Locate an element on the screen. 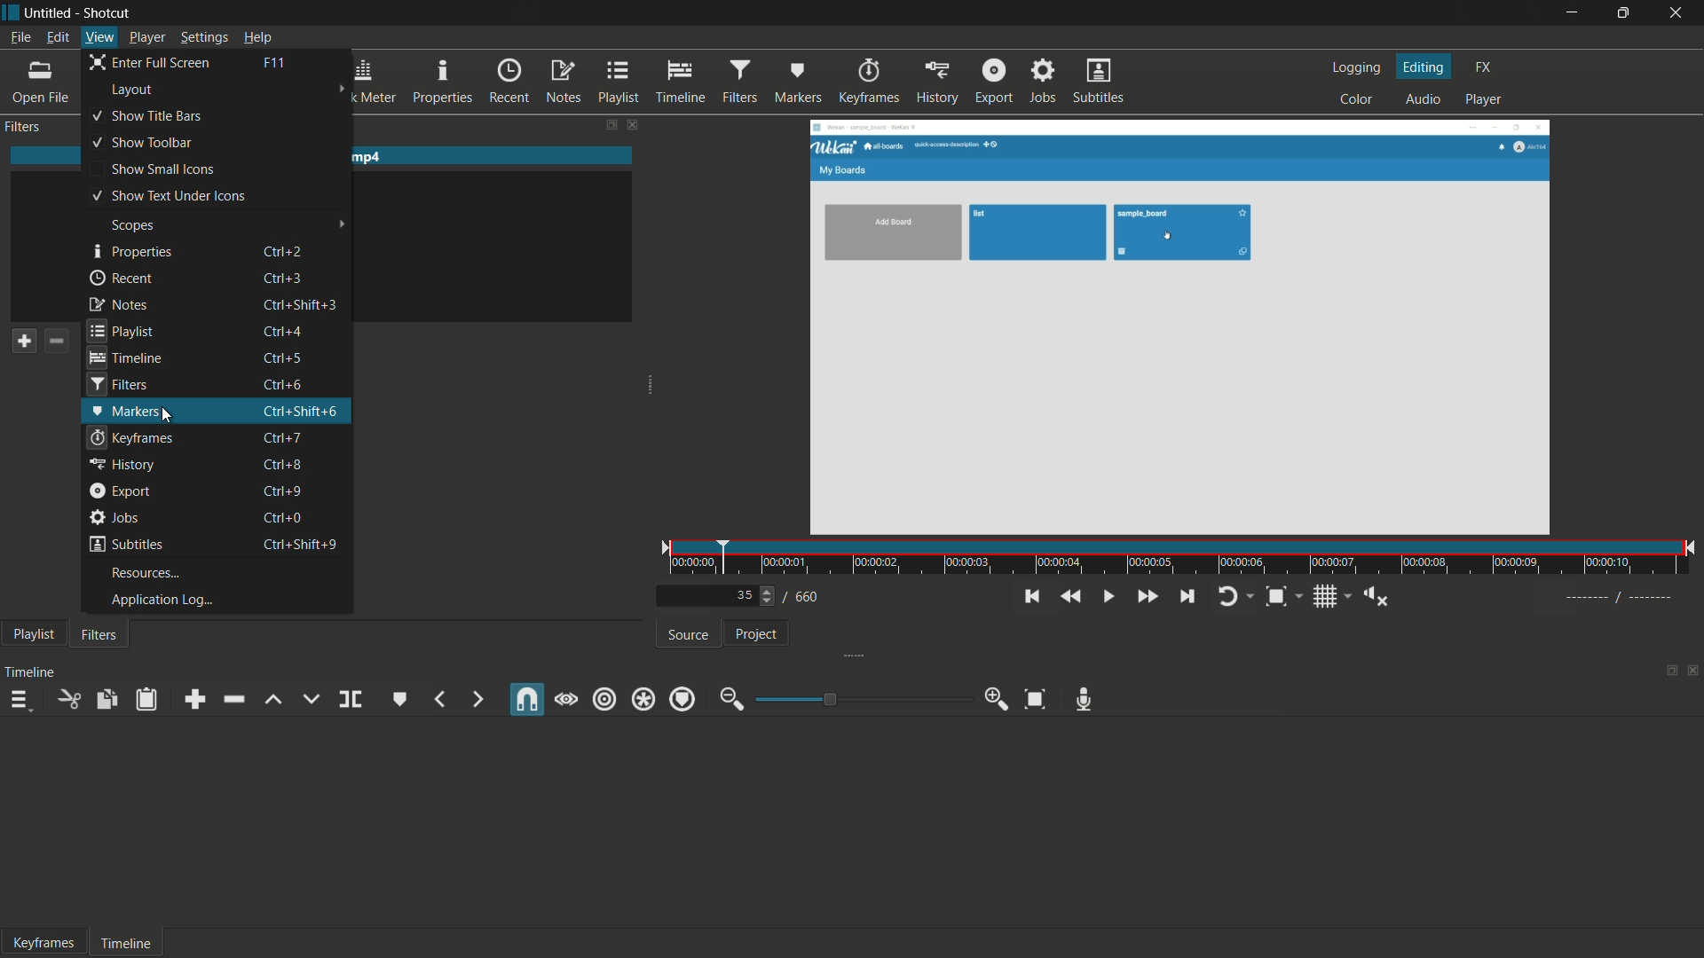 Image resolution: width=1704 pixels, height=958 pixels. zoom in is located at coordinates (993, 699).